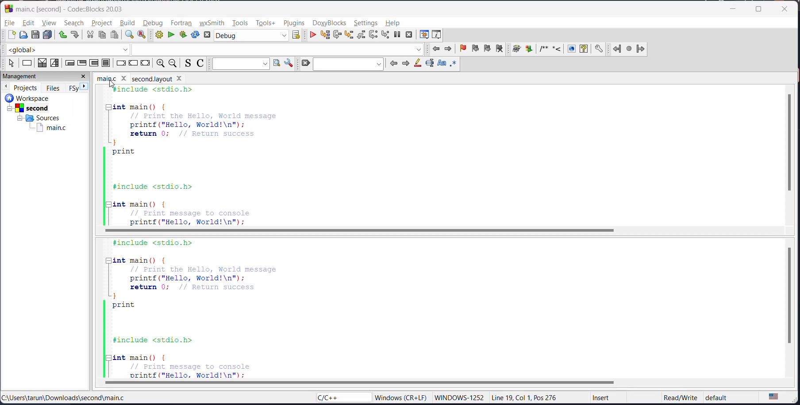 Image resolution: width=800 pixels, height=405 pixels. I want to click on save, so click(36, 35).